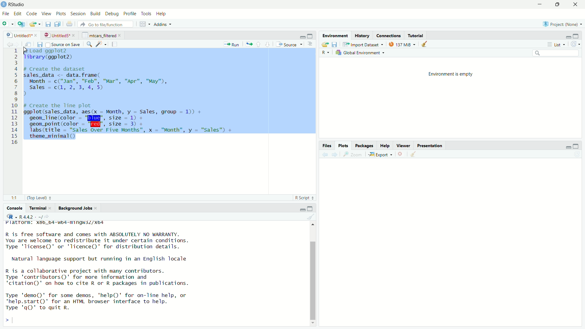 The width and height of the screenshot is (585, 329). I want to click on maximize, so click(560, 5).